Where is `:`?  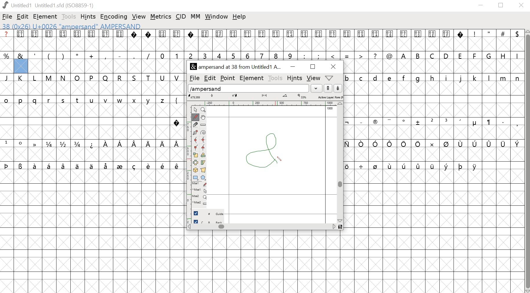
: is located at coordinates (304, 56).